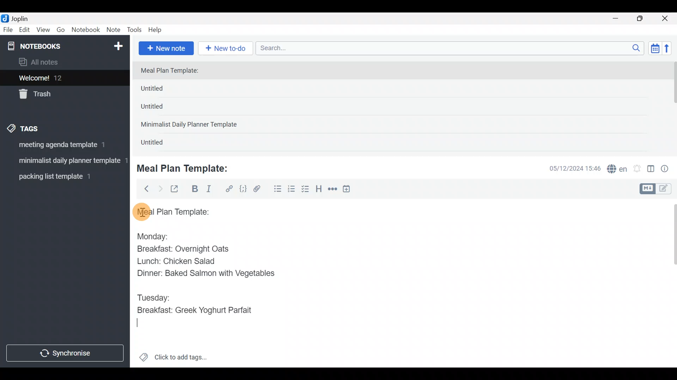  Describe the element at coordinates (135, 30) in the screenshot. I see `Tools` at that location.